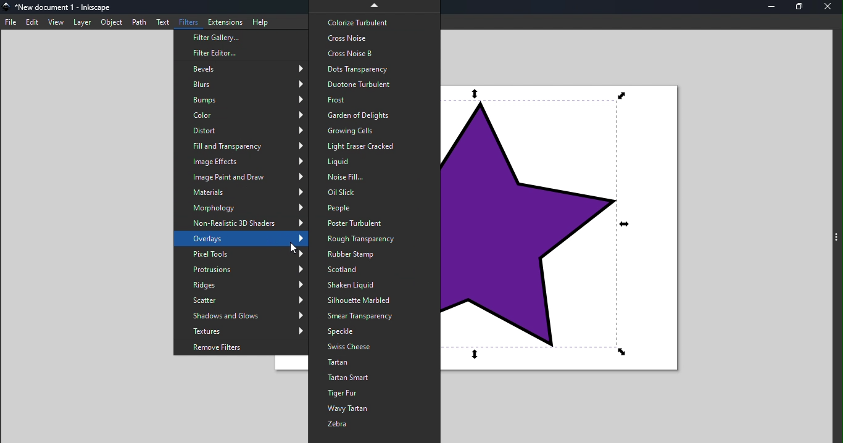 Image resolution: width=843 pixels, height=443 pixels. Describe the element at coordinates (239, 85) in the screenshot. I see `Blurs` at that location.